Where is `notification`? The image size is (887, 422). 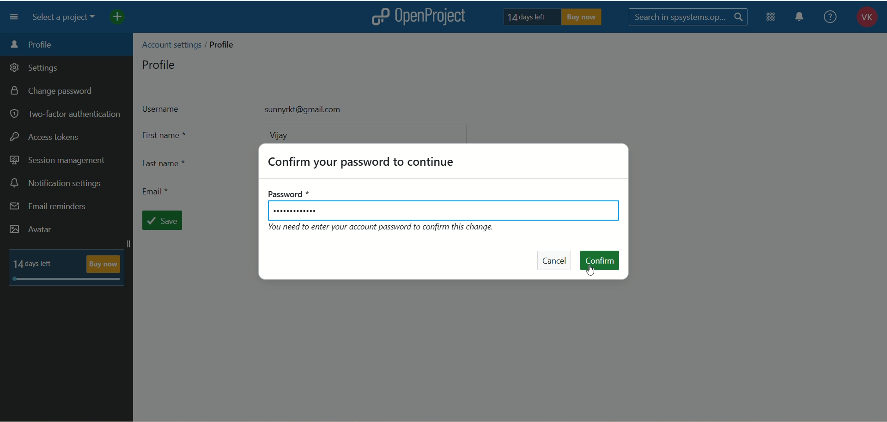 notification is located at coordinates (803, 18).